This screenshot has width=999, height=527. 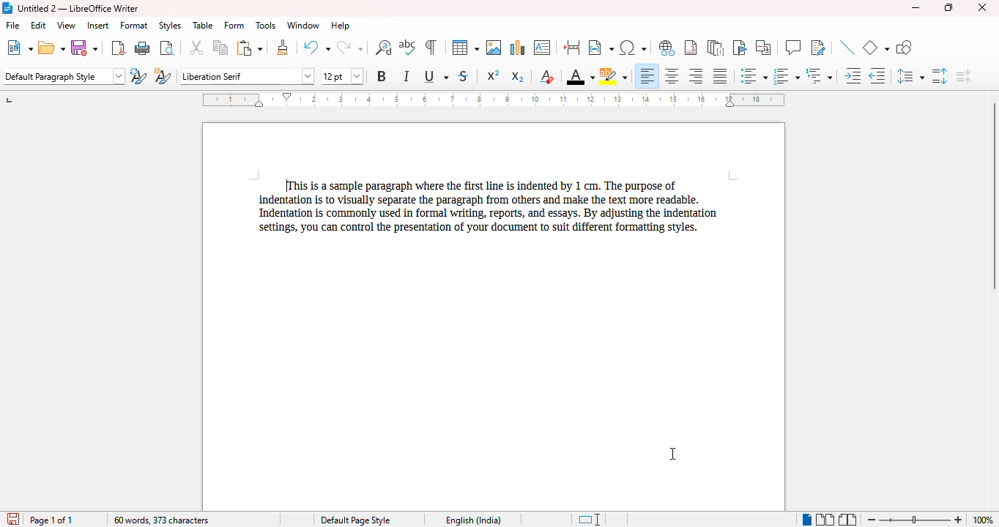 What do you see at coordinates (138, 75) in the screenshot?
I see `update selected style` at bounding box center [138, 75].